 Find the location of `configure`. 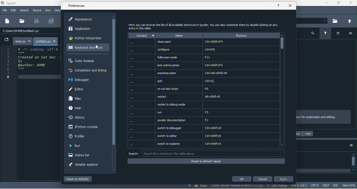

configure is located at coordinates (216, 49).